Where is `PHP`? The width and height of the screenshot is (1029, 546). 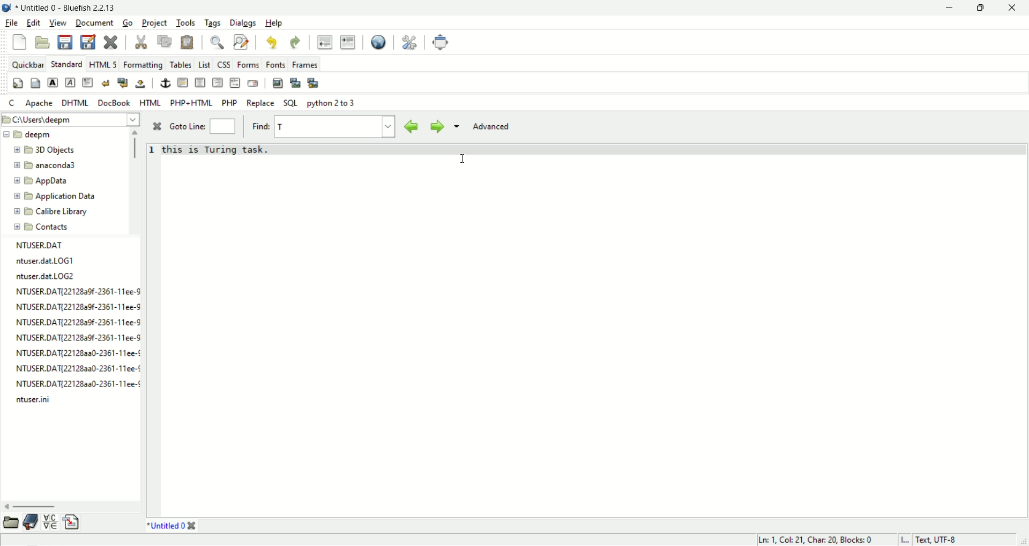
PHP is located at coordinates (230, 103).